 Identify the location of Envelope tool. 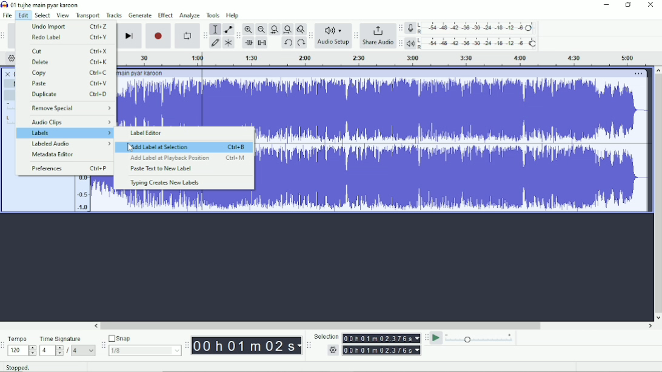
(227, 29).